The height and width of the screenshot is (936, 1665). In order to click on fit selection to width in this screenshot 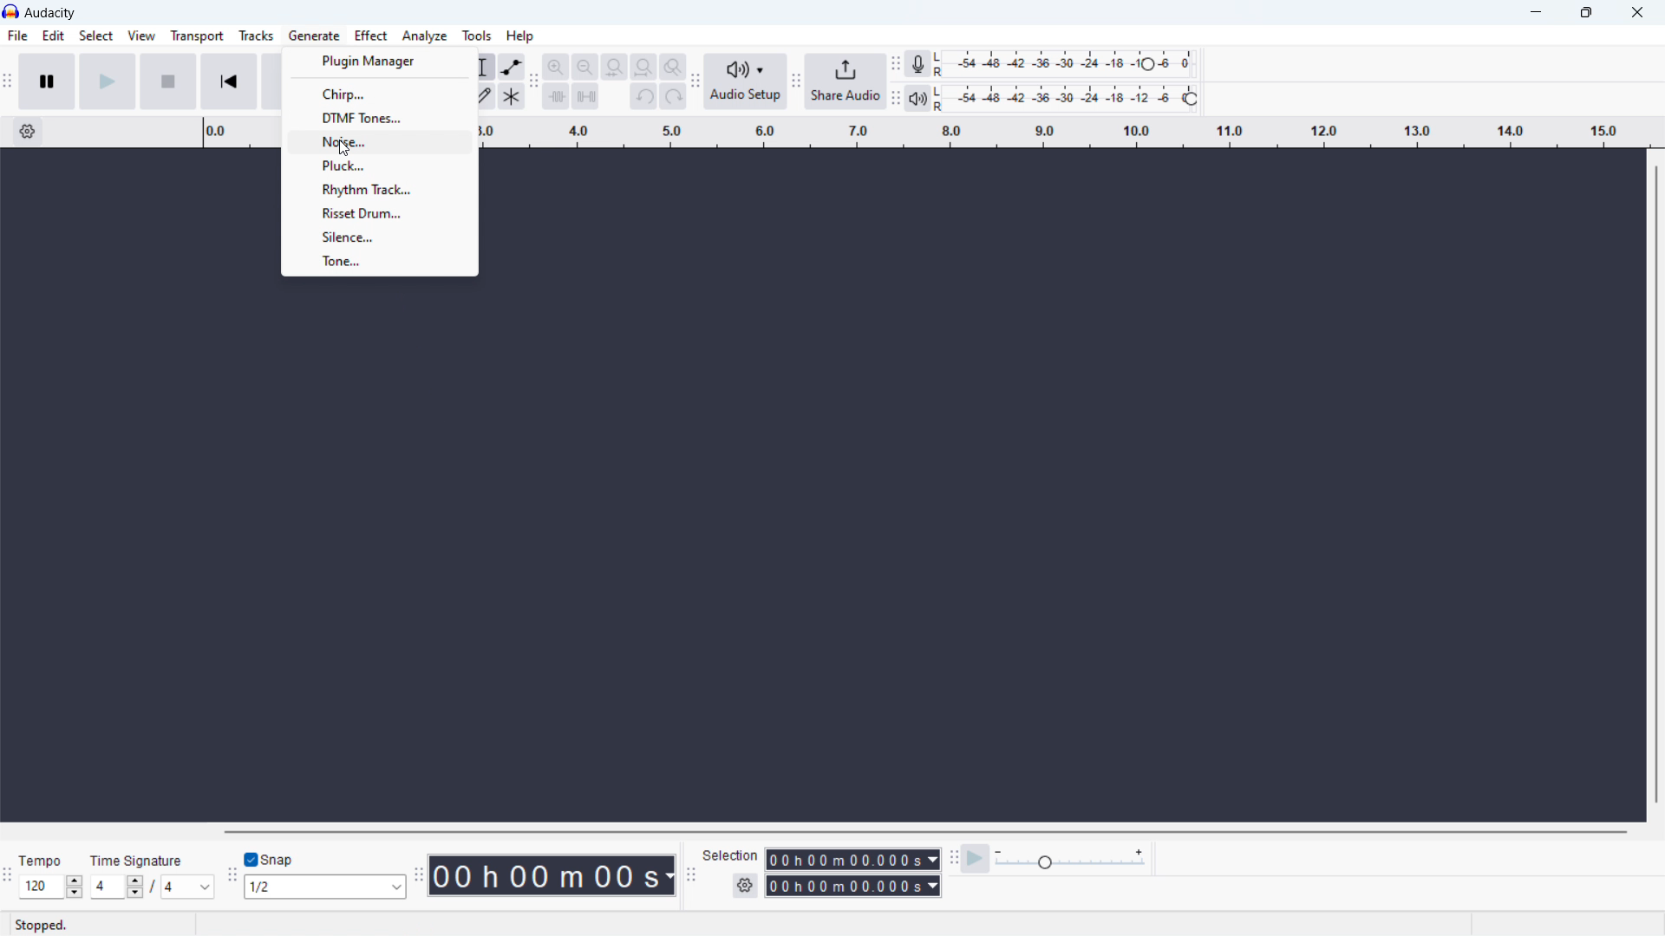, I will do `click(615, 67)`.